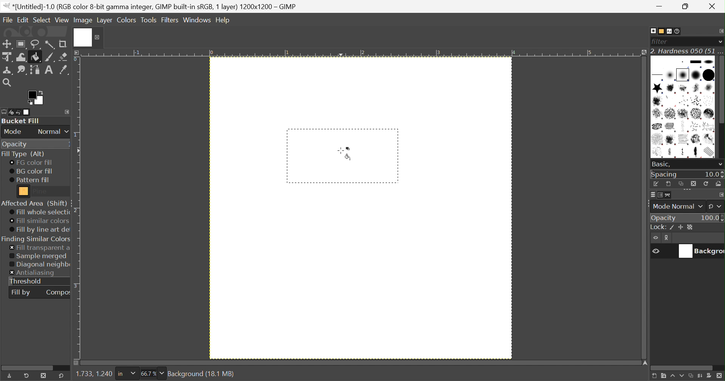  Describe the element at coordinates (670, 32) in the screenshot. I see `Font` at that location.